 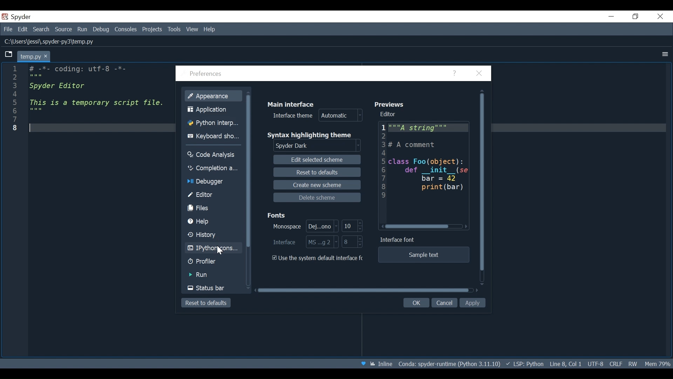 I want to click on Syntax Highlighting theme, so click(x=311, y=134).